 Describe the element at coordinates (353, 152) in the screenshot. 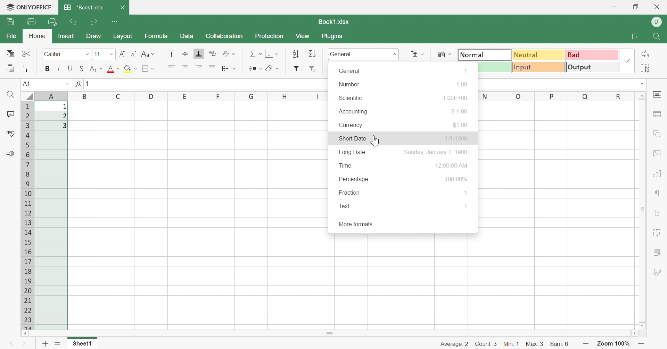

I see `Long date` at that location.